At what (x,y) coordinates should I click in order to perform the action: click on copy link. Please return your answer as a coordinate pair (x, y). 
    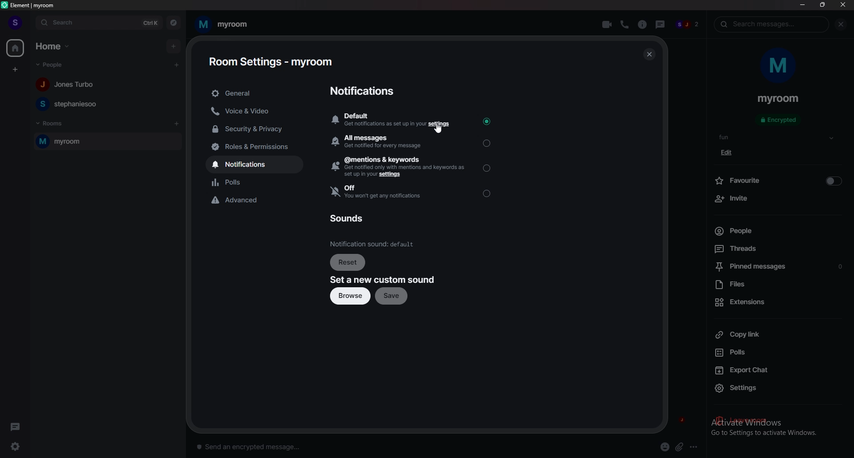
    Looking at the image, I should click on (777, 334).